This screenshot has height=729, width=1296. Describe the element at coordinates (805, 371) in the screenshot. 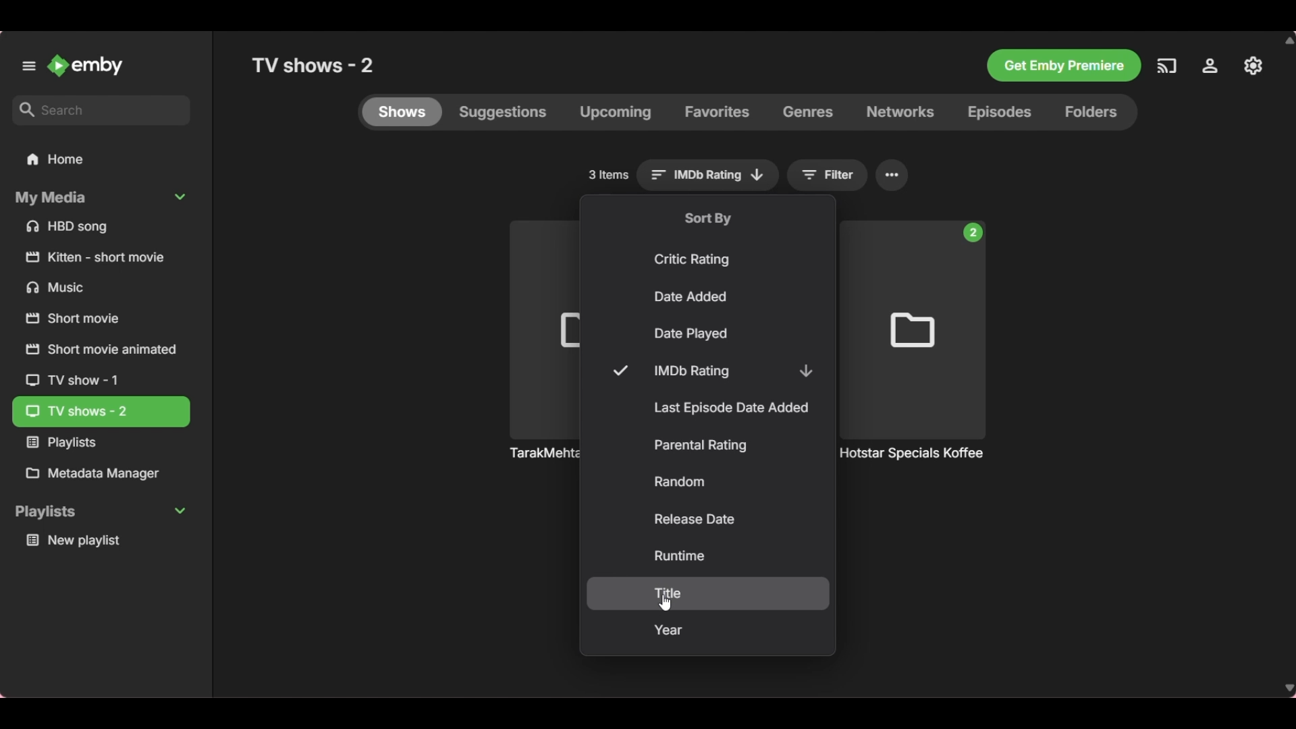

I see `Sort order` at that location.